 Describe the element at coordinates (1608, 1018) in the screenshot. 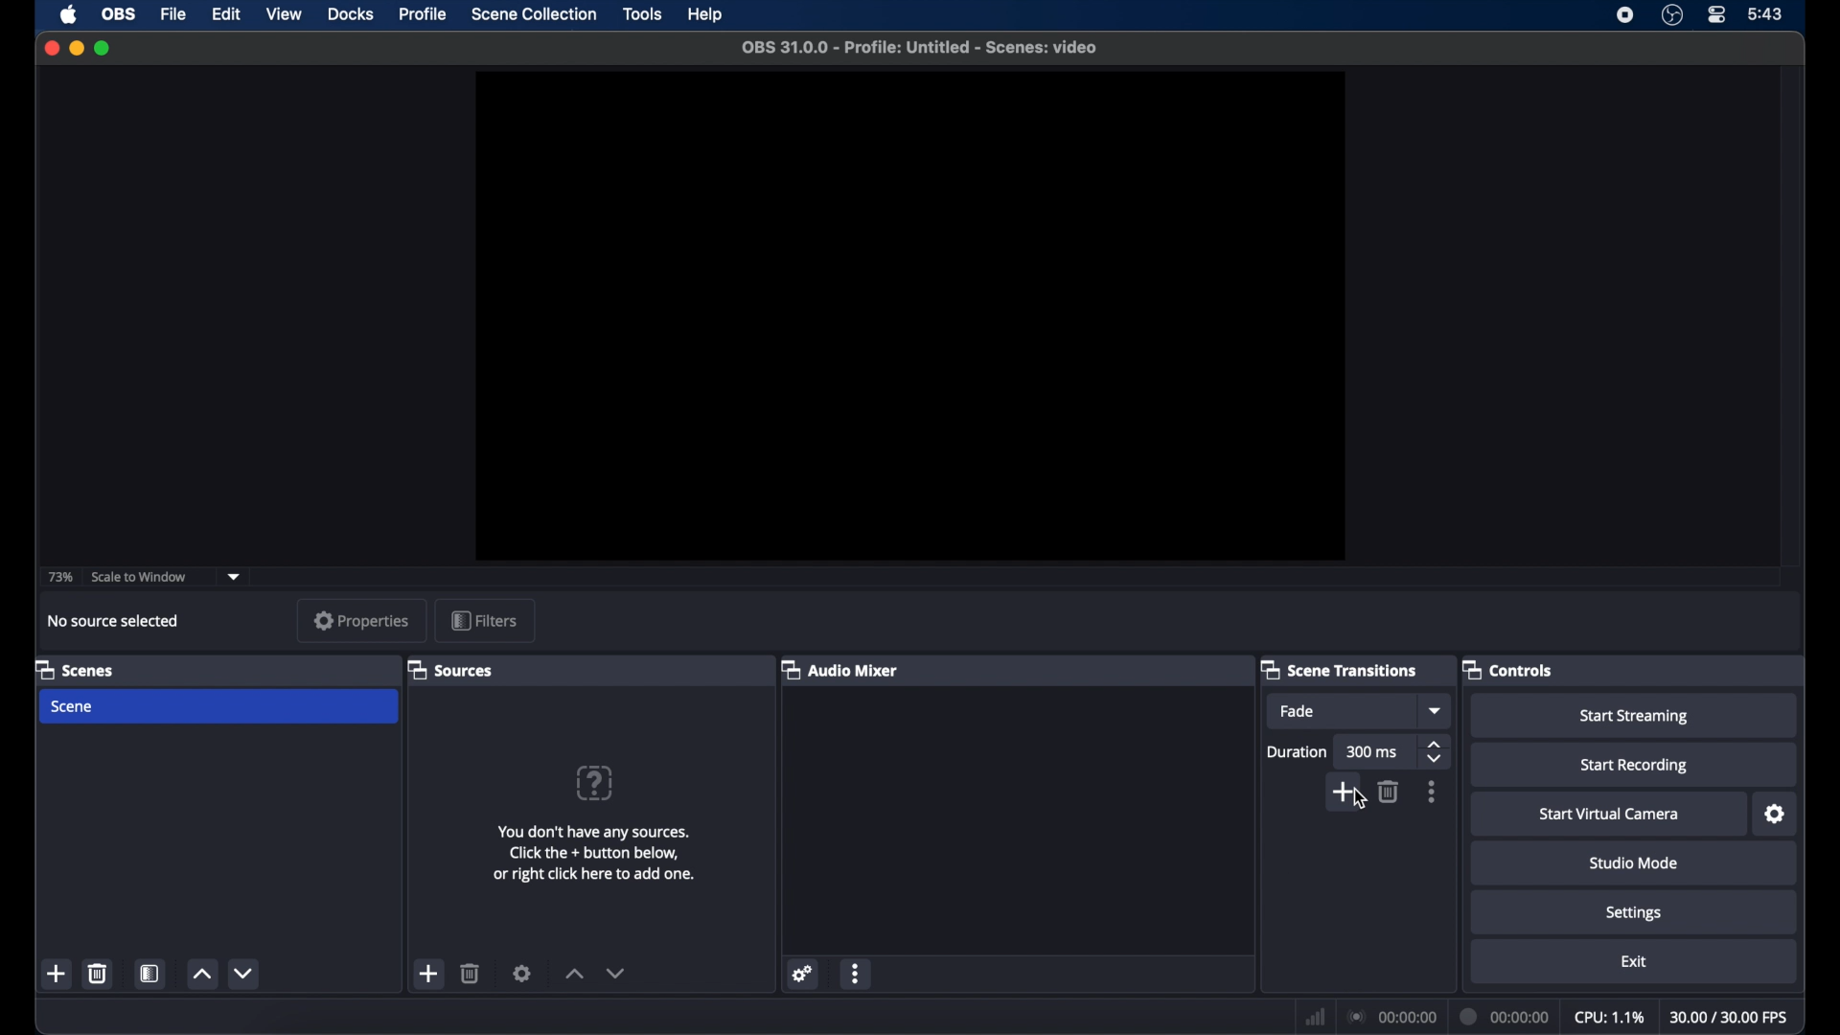

I see `cpu` at that location.